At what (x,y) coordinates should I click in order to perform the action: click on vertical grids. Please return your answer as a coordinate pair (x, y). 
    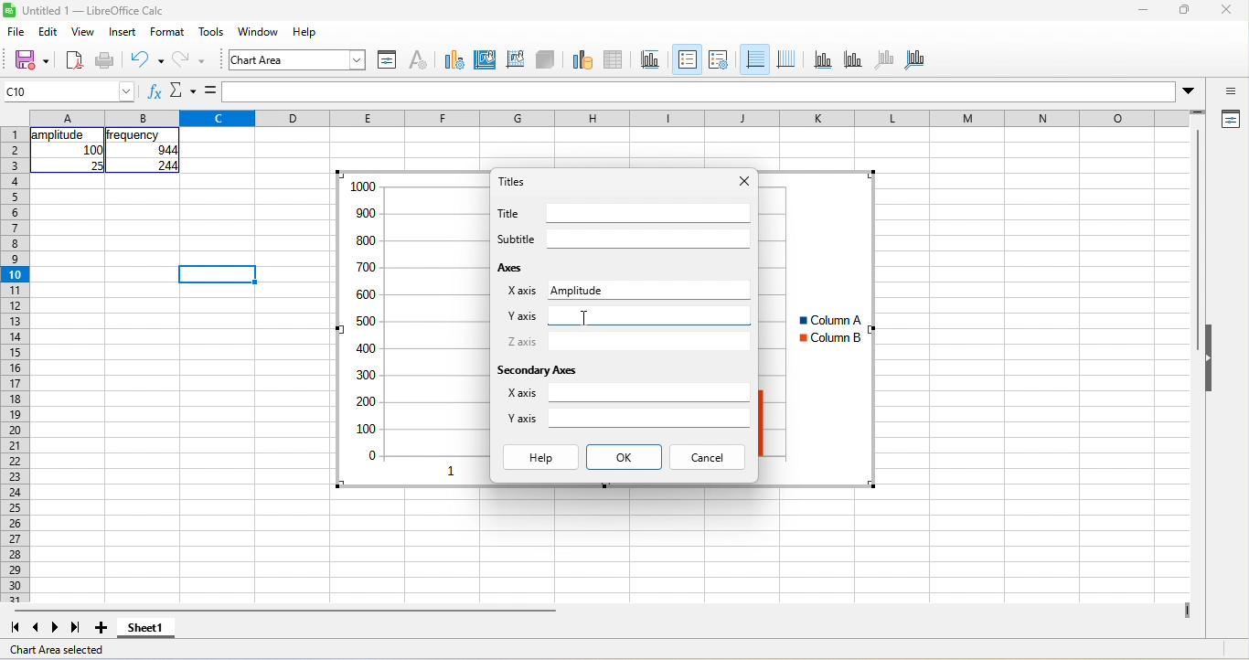
    Looking at the image, I should click on (786, 60).